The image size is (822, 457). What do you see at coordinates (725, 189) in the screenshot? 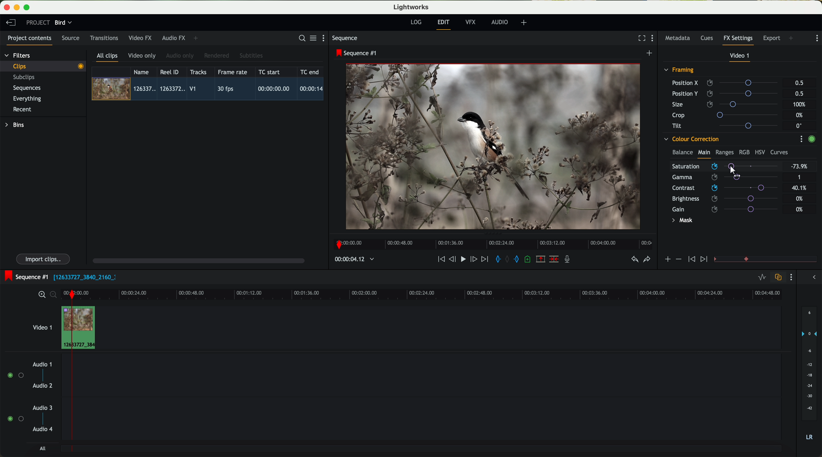
I see `click on contrast` at bounding box center [725, 189].